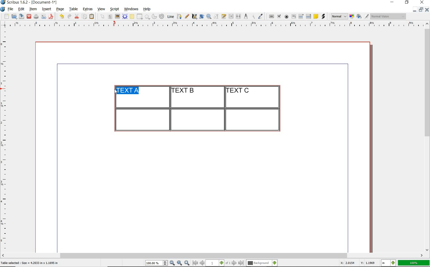  I want to click on eye dropper, so click(260, 17).